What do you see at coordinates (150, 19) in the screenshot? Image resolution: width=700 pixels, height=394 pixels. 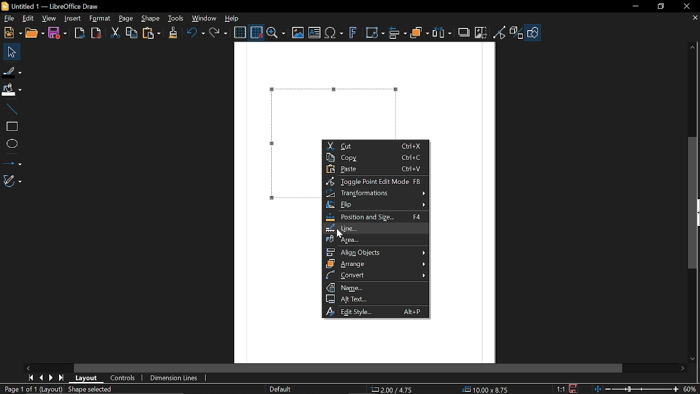 I see `Shape` at bounding box center [150, 19].